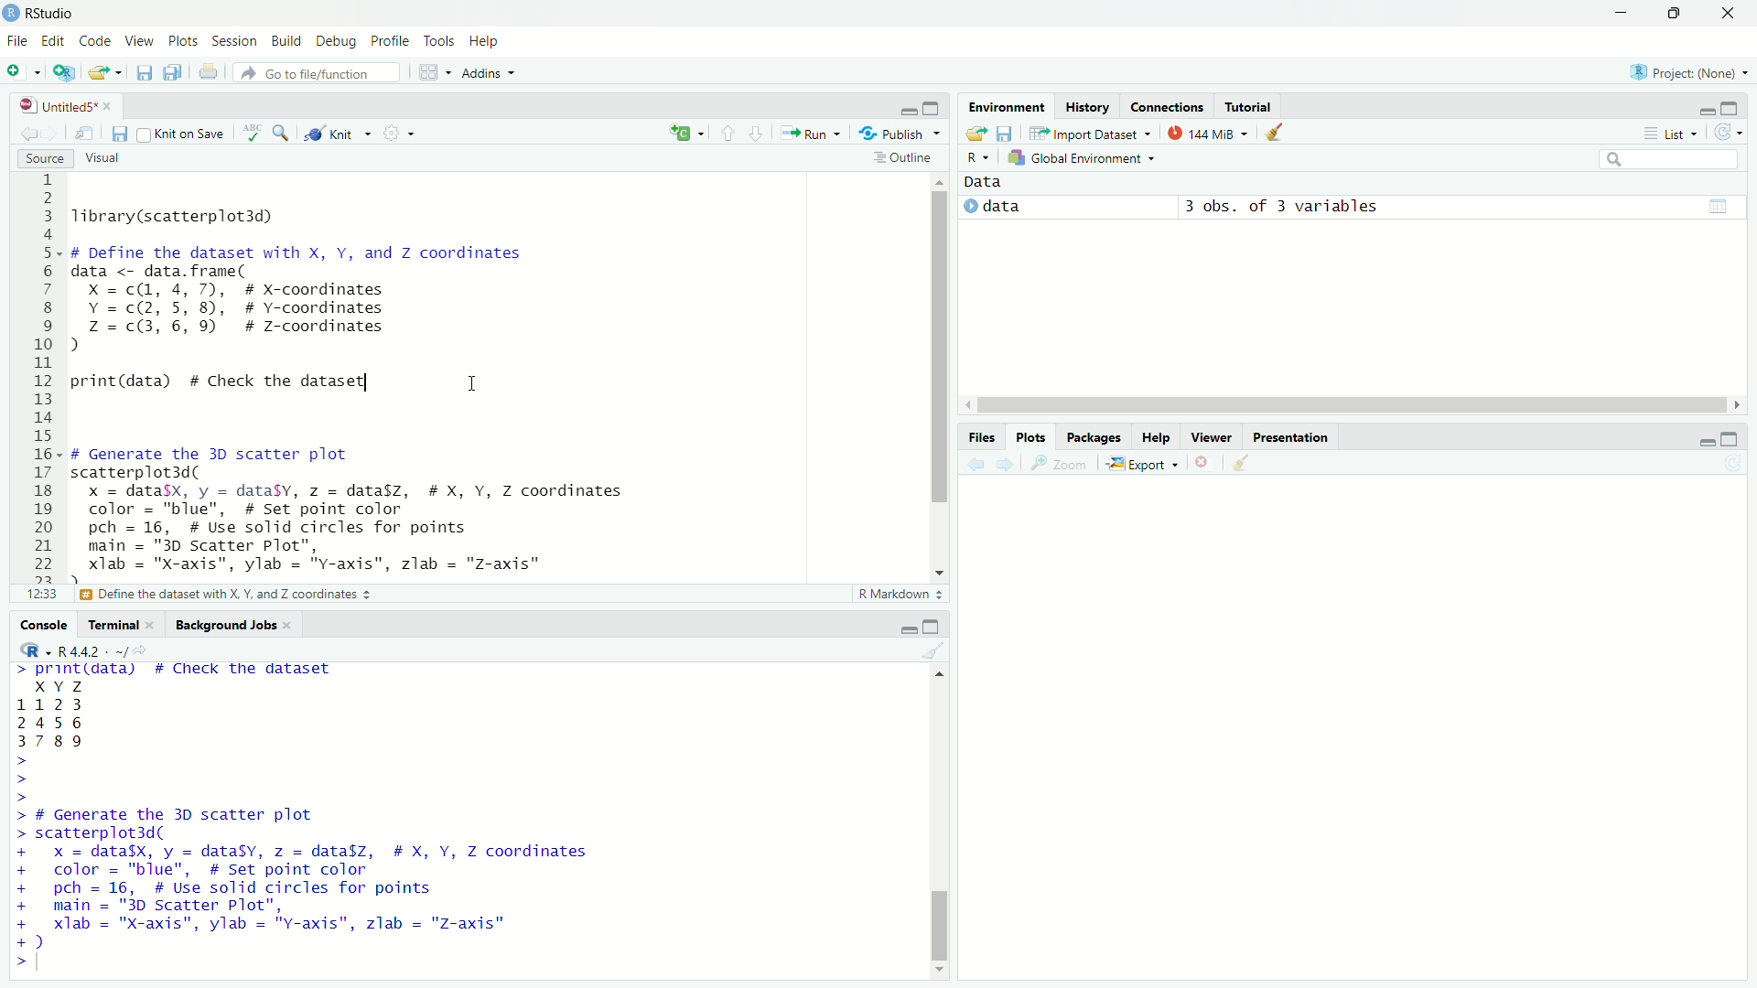  What do you see at coordinates (1671, 134) in the screenshot?
I see `list` at bounding box center [1671, 134].